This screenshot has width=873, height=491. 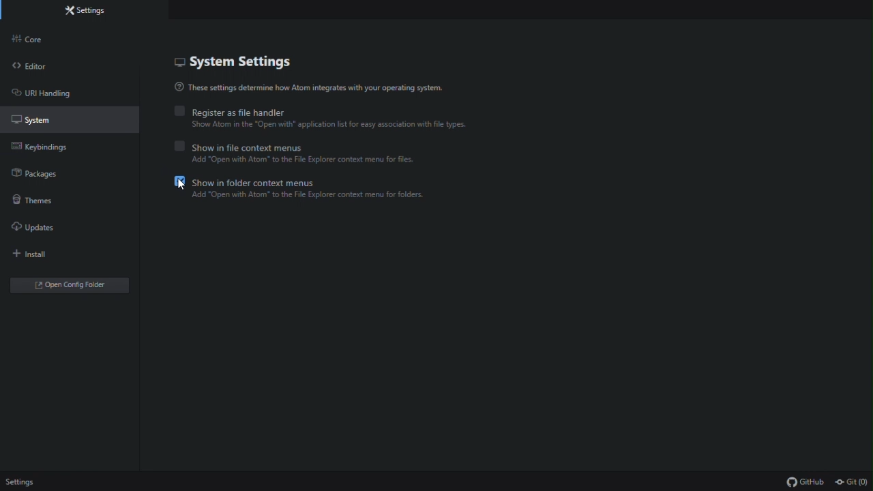 What do you see at coordinates (72, 200) in the screenshot?
I see `Themes` at bounding box center [72, 200].